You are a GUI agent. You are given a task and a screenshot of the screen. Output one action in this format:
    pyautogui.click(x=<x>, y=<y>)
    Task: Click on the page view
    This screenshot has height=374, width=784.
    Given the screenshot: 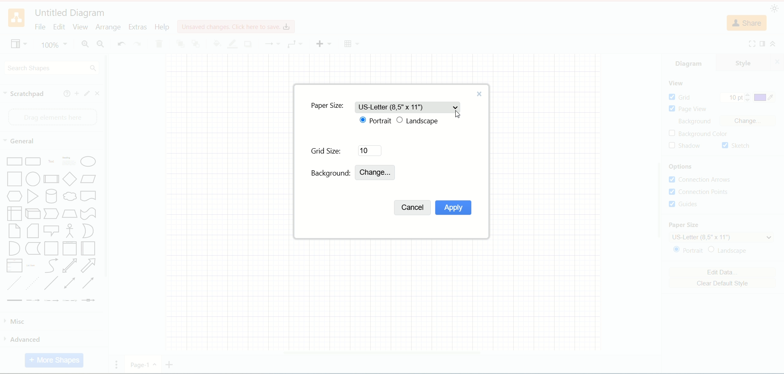 What is the action you would take?
    pyautogui.click(x=690, y=109)
    